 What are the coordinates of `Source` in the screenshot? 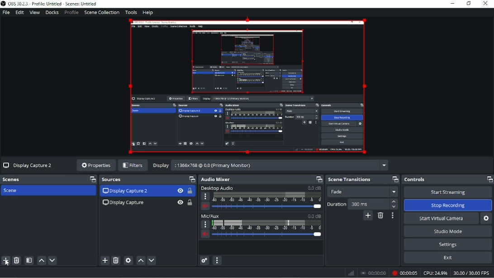 It's located at (116, 180).